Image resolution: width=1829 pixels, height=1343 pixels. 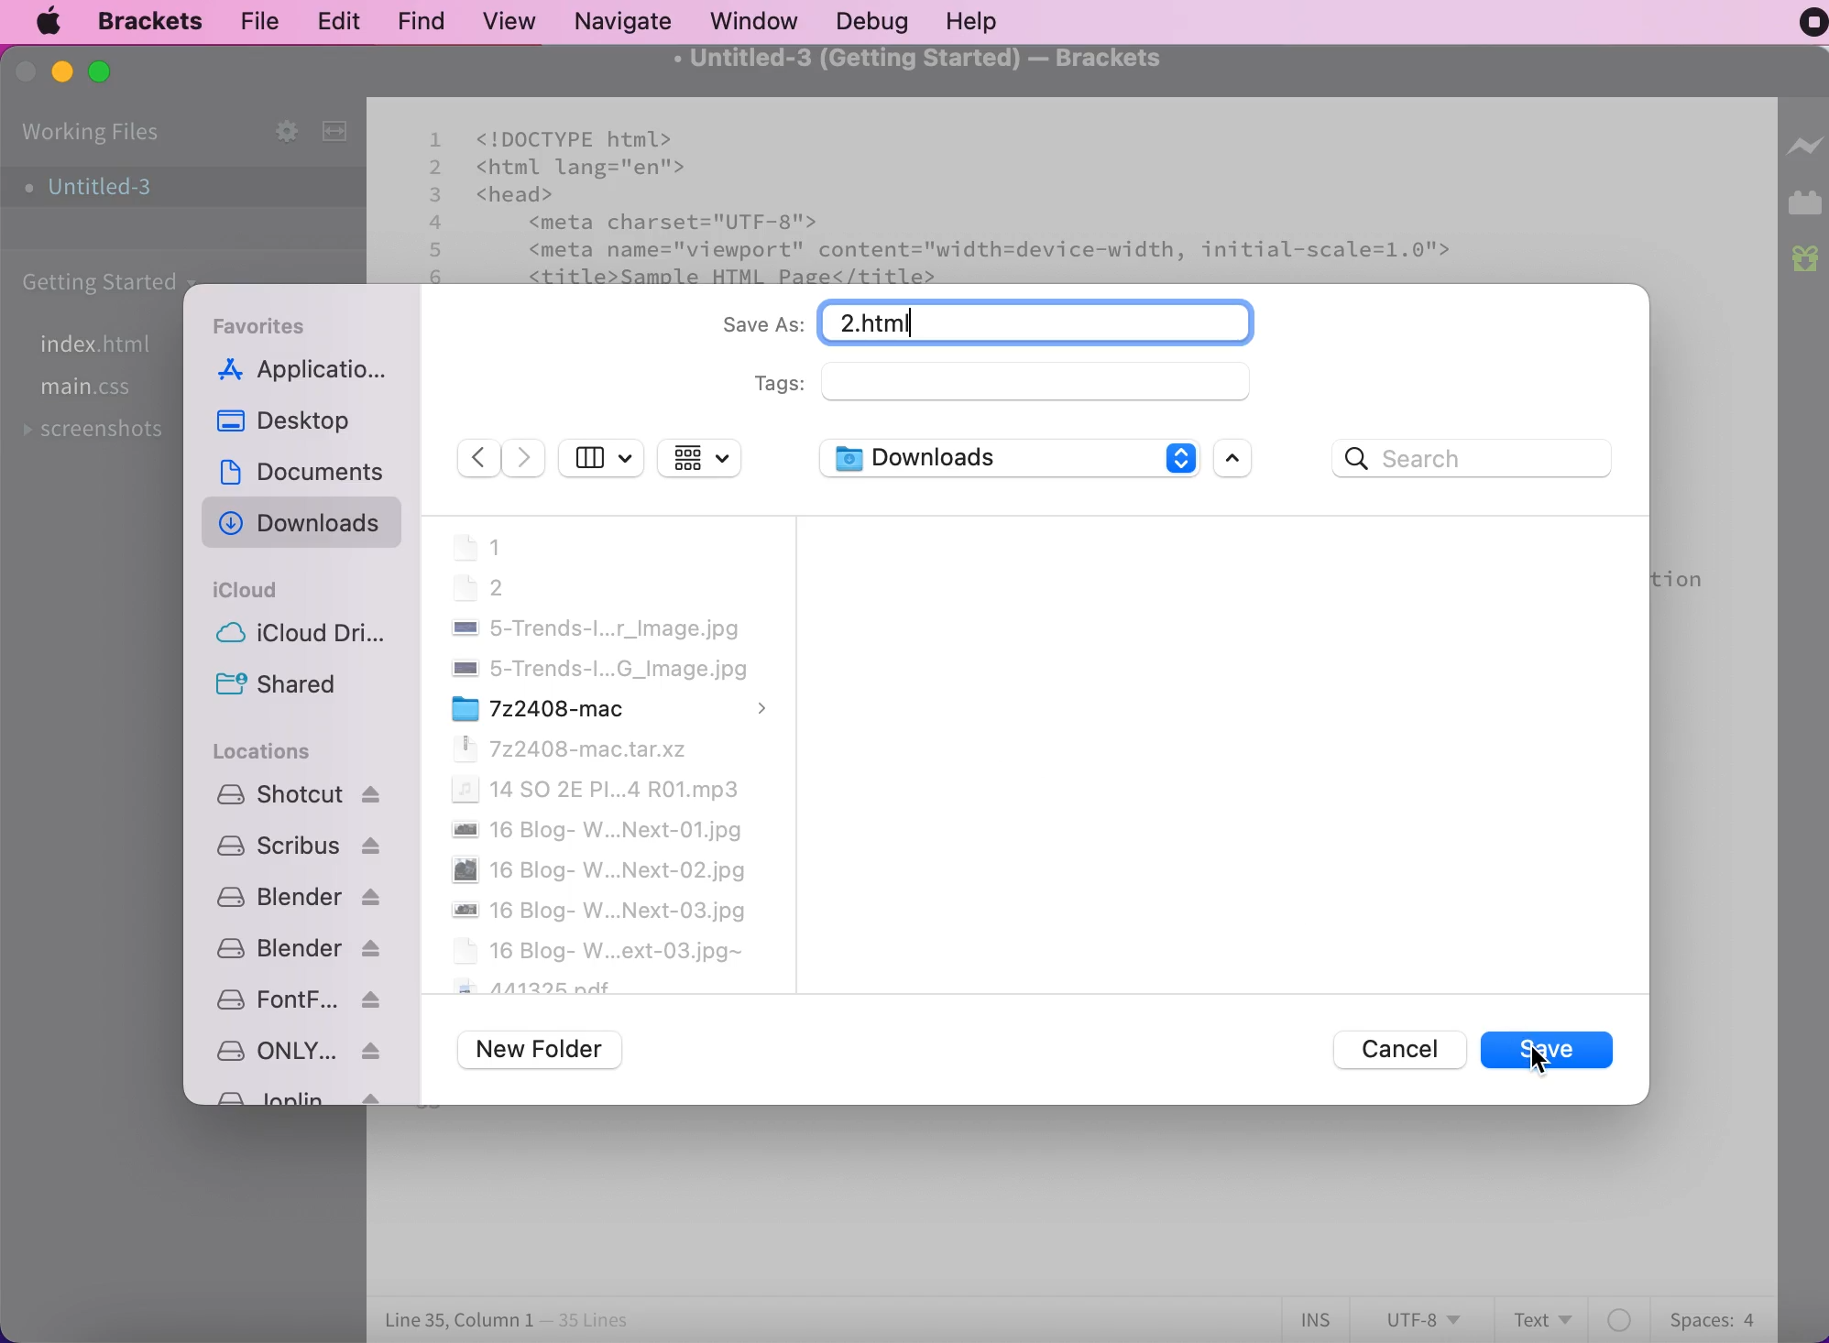 I want to click on close, so click(x=27, y=73).